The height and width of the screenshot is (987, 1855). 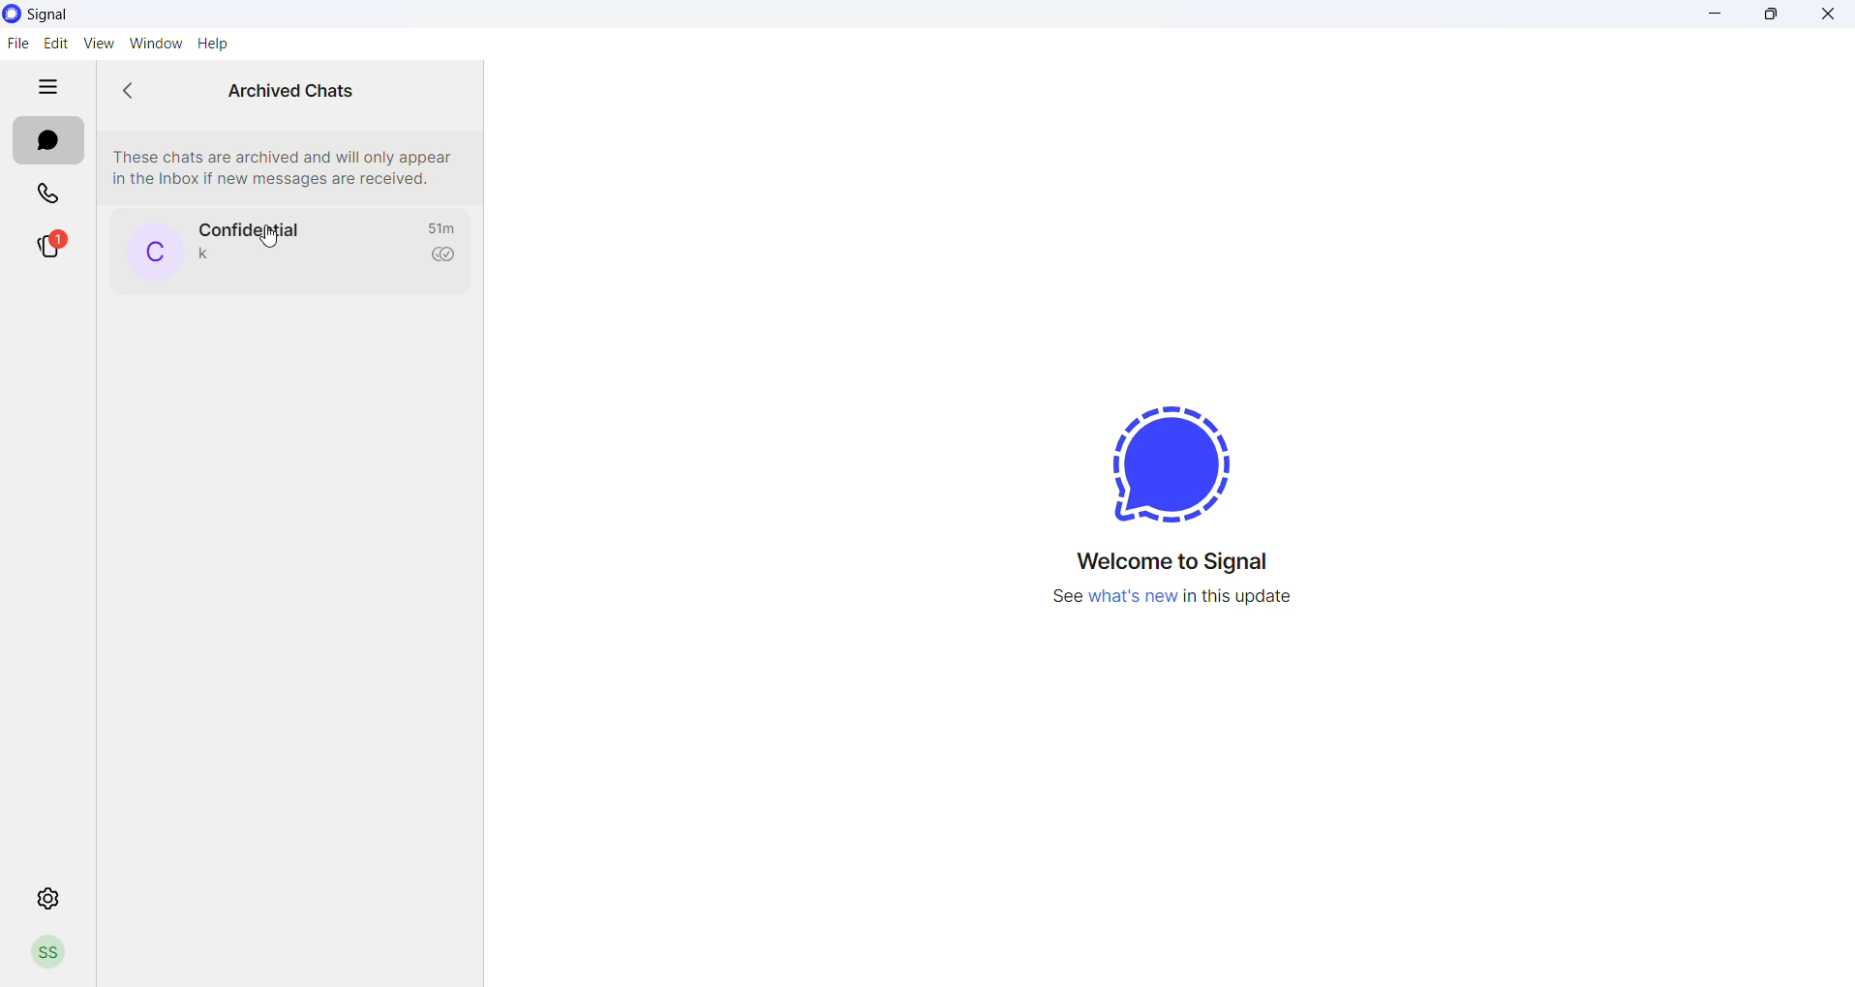 I want to click on minimize, so click(x=1712, y=15).